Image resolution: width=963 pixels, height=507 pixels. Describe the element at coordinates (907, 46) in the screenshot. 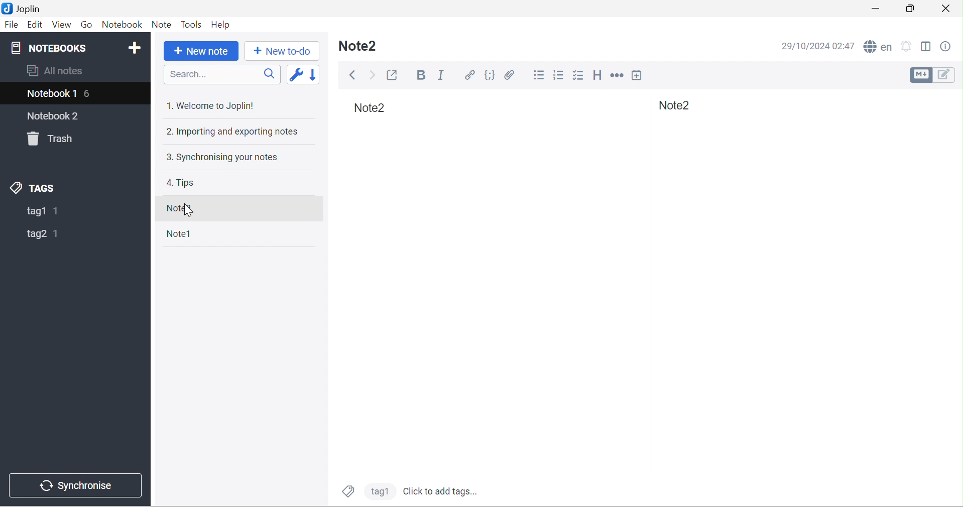

I see `Set alarm` at that location.